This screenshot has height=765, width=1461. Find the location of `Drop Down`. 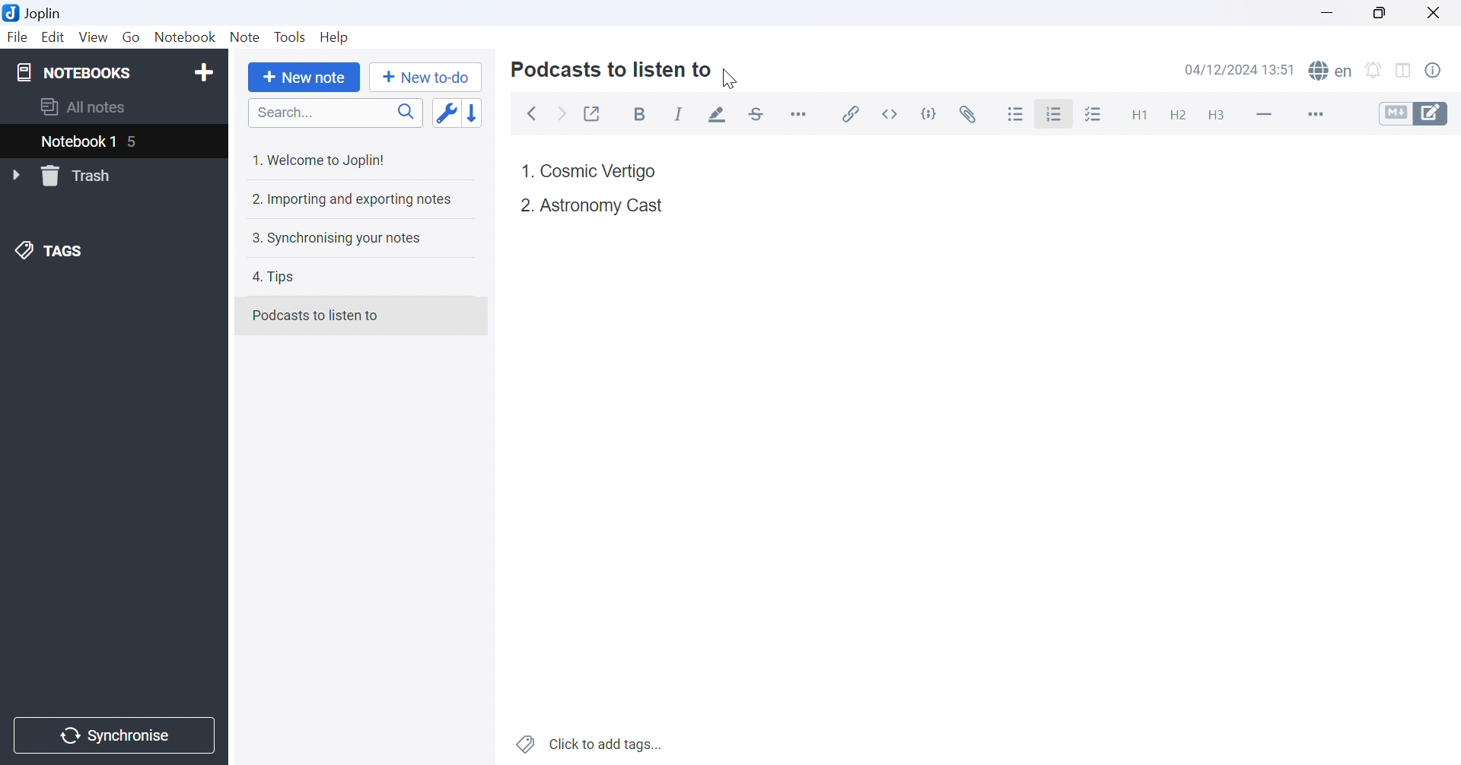

Drop Down is located at coordinates (18, 176).